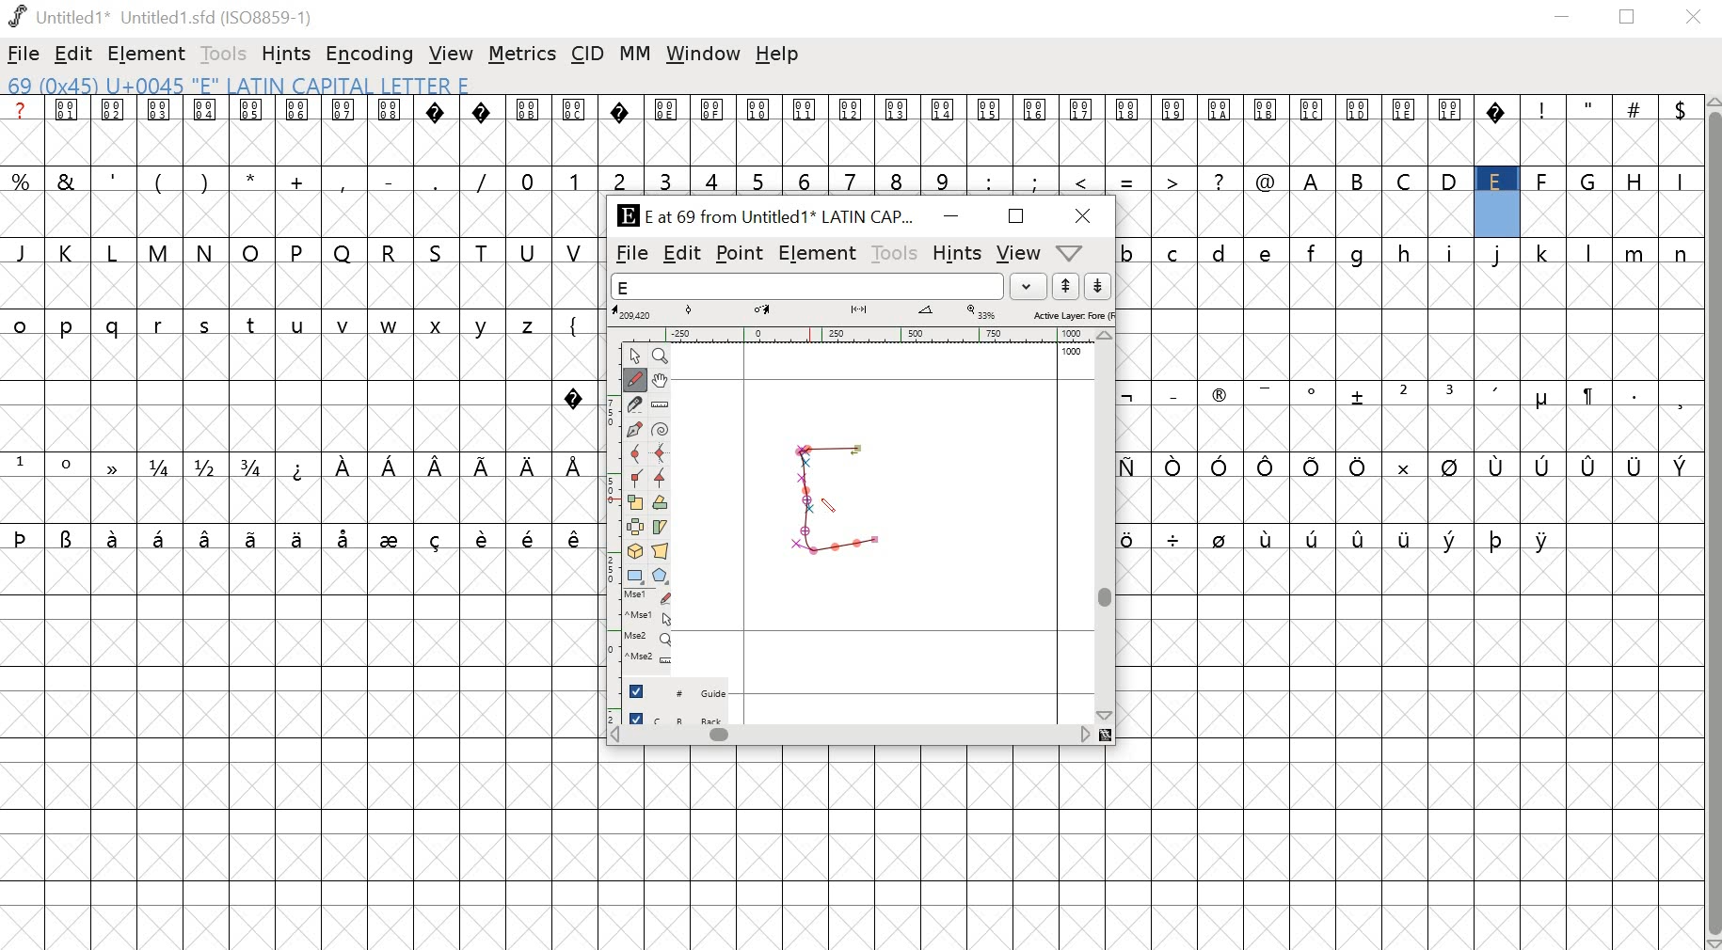  What do you see at coordinates (1495, 181) in the screenshot?
I see `uppercase alphabets` at bounding box center [1495, 181].